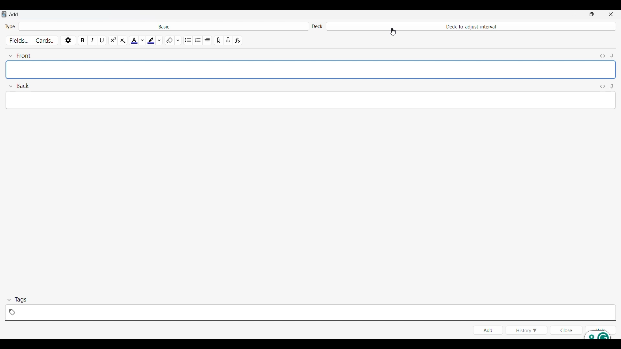 The image size is (621, 349). Describe the element at coordinates (122, 40) in the screenshot. I see `Sub script` at that location.